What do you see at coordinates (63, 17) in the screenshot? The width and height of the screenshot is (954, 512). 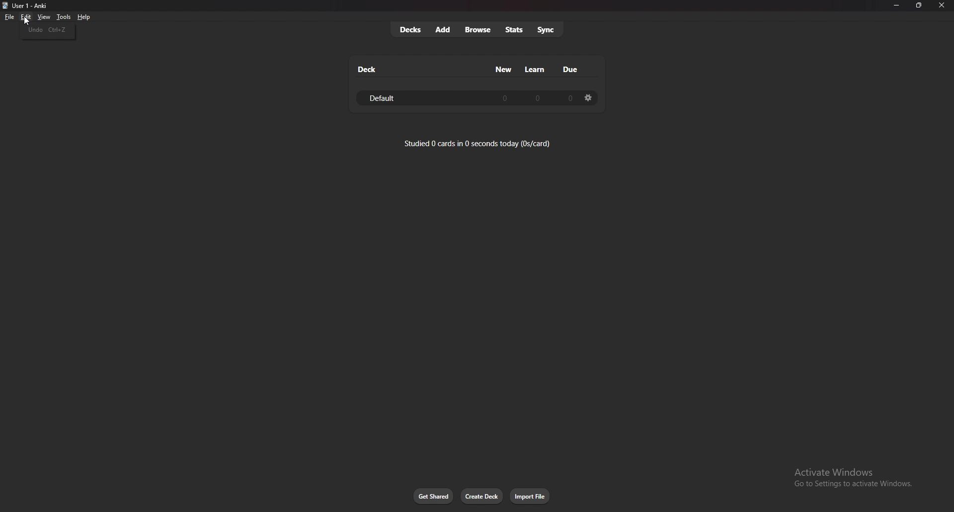 I see `tools` at bounding box center [63, 17].